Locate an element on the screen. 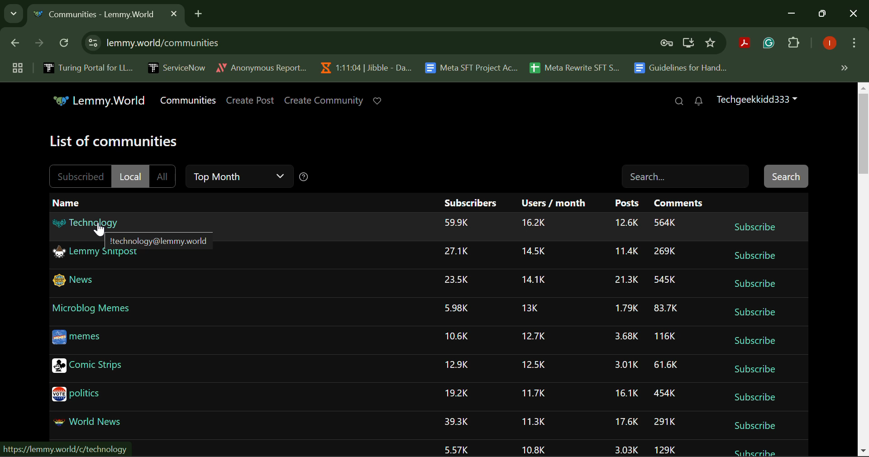  Subscribe Button is located at coordinates (755, 425).